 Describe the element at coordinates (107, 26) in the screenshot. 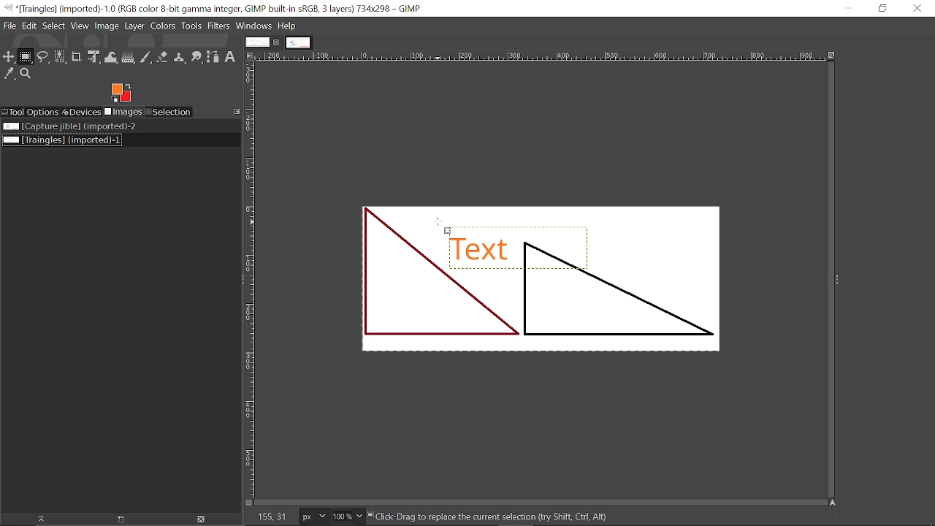

I see `Image` at that location.